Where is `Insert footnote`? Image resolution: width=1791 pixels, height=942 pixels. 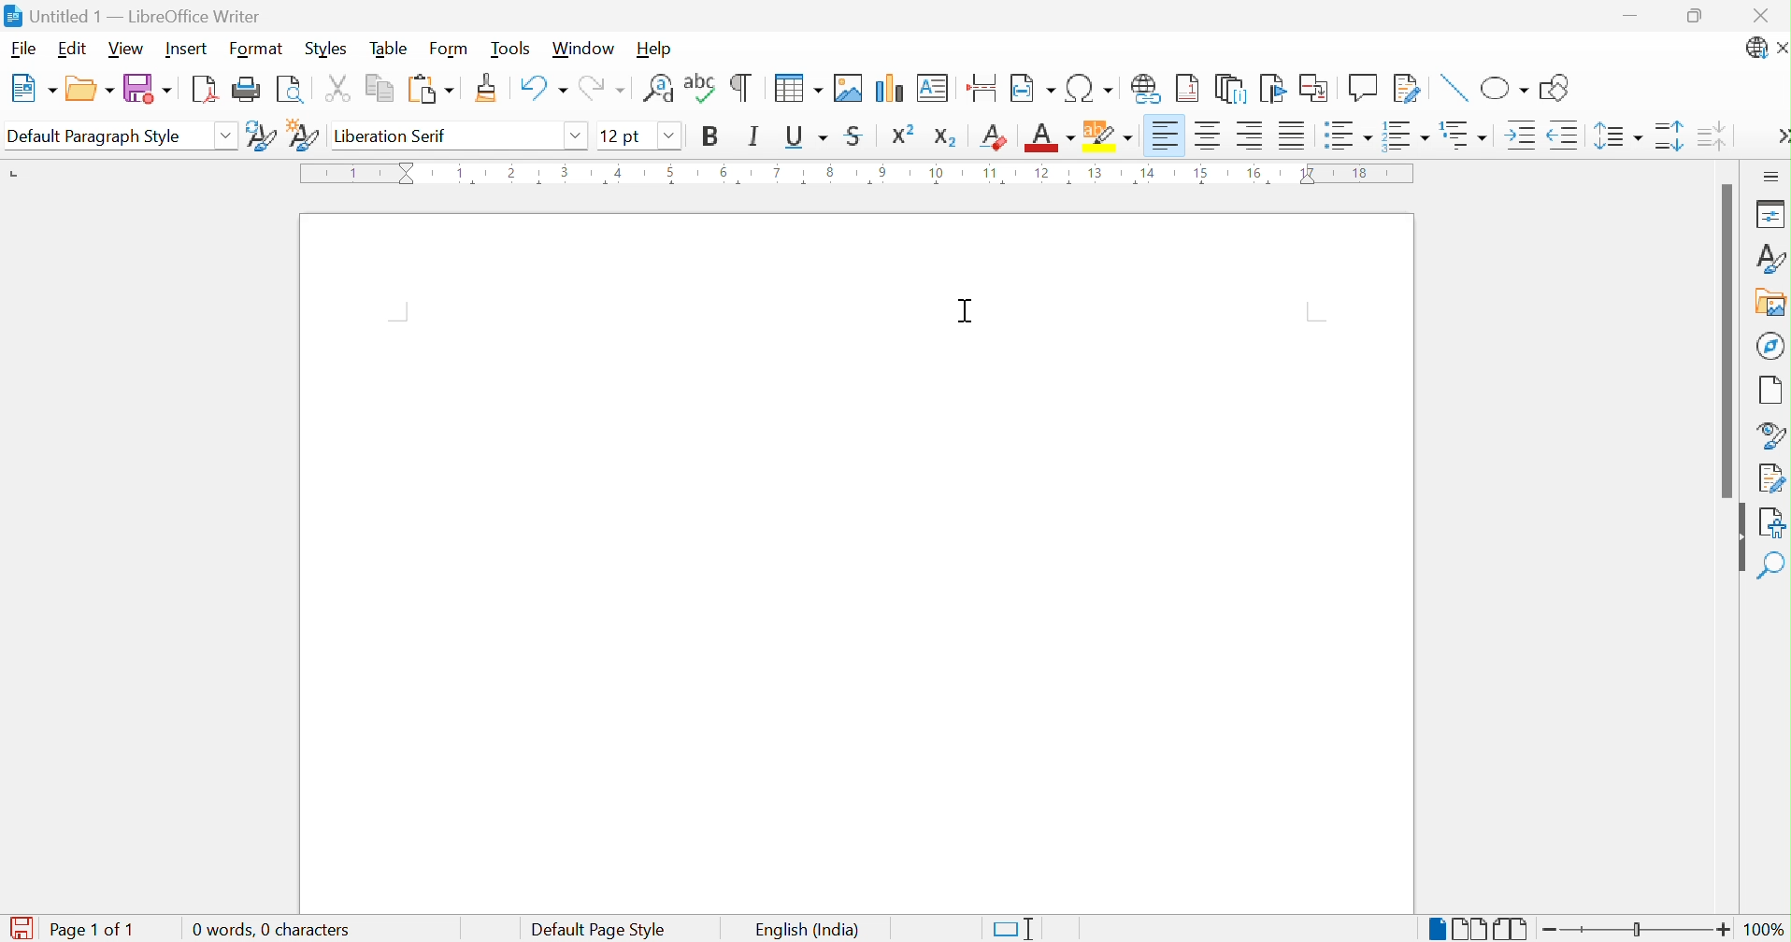
Insert footnote is located at coordinates (1190, 87).